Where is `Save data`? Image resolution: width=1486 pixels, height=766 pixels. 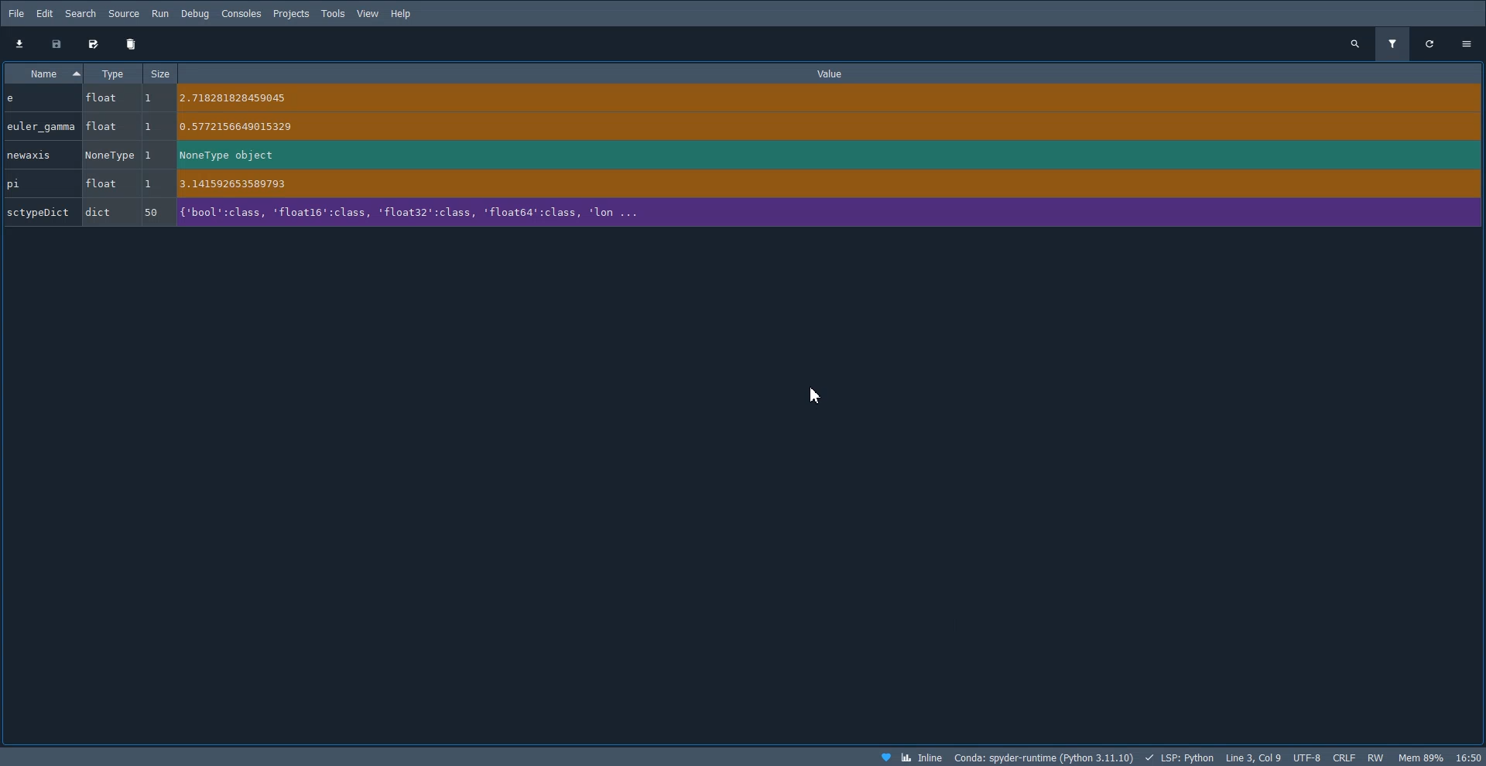
Save data is located at coordinates (58, 44).